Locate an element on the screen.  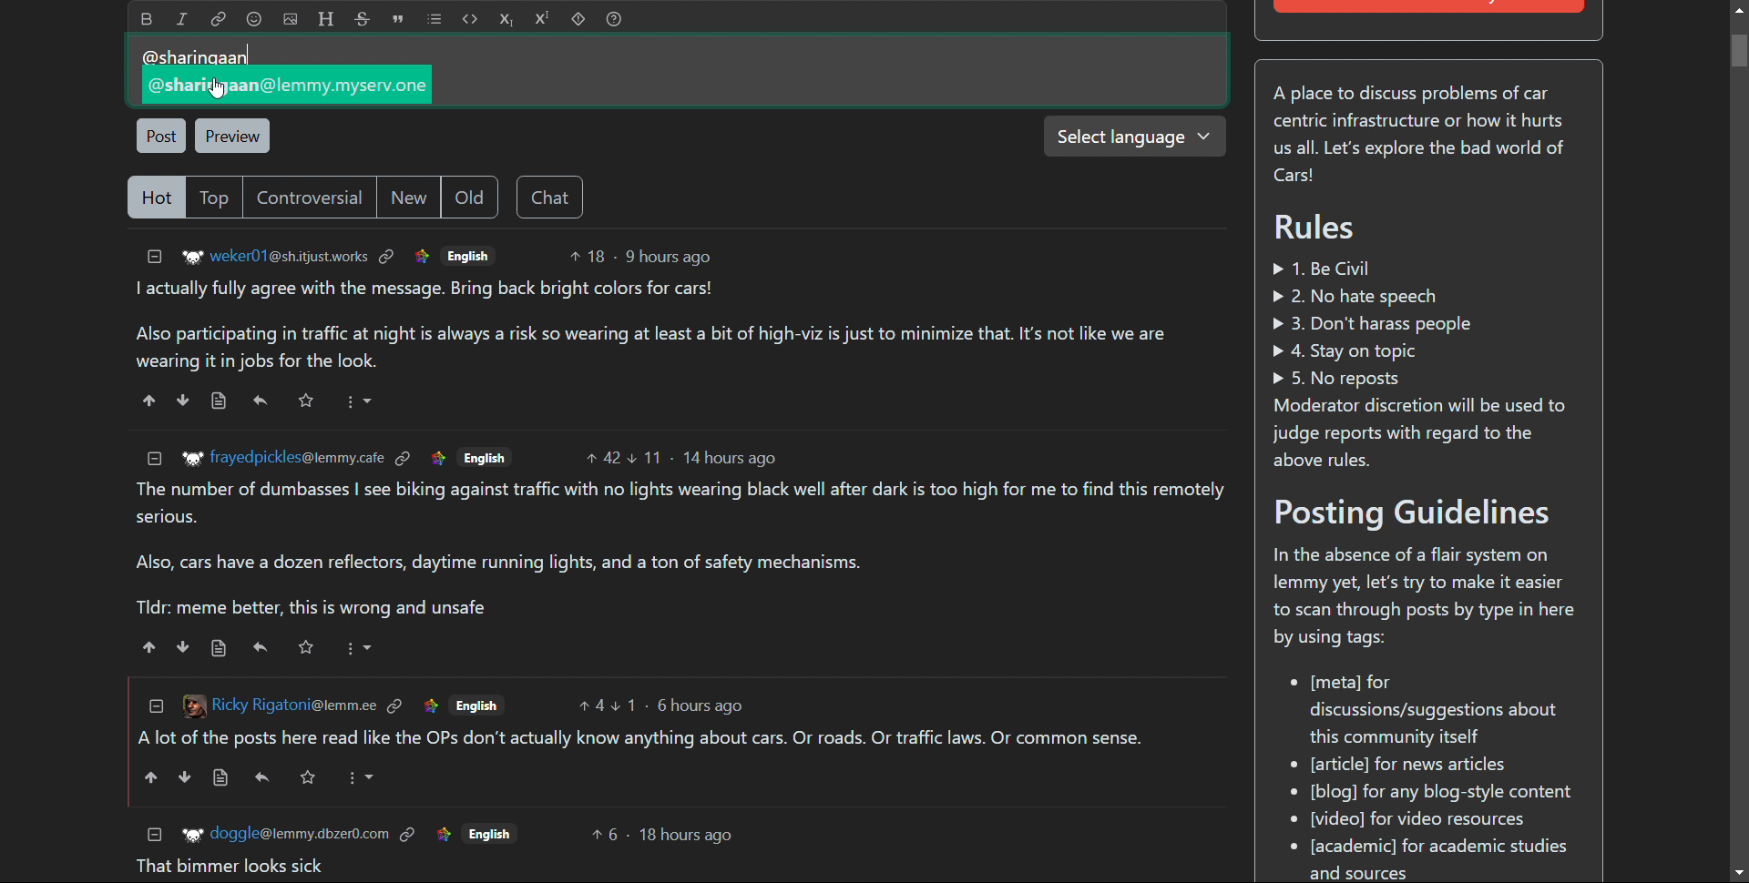
strikethrough is located at coordinates (363, 19).